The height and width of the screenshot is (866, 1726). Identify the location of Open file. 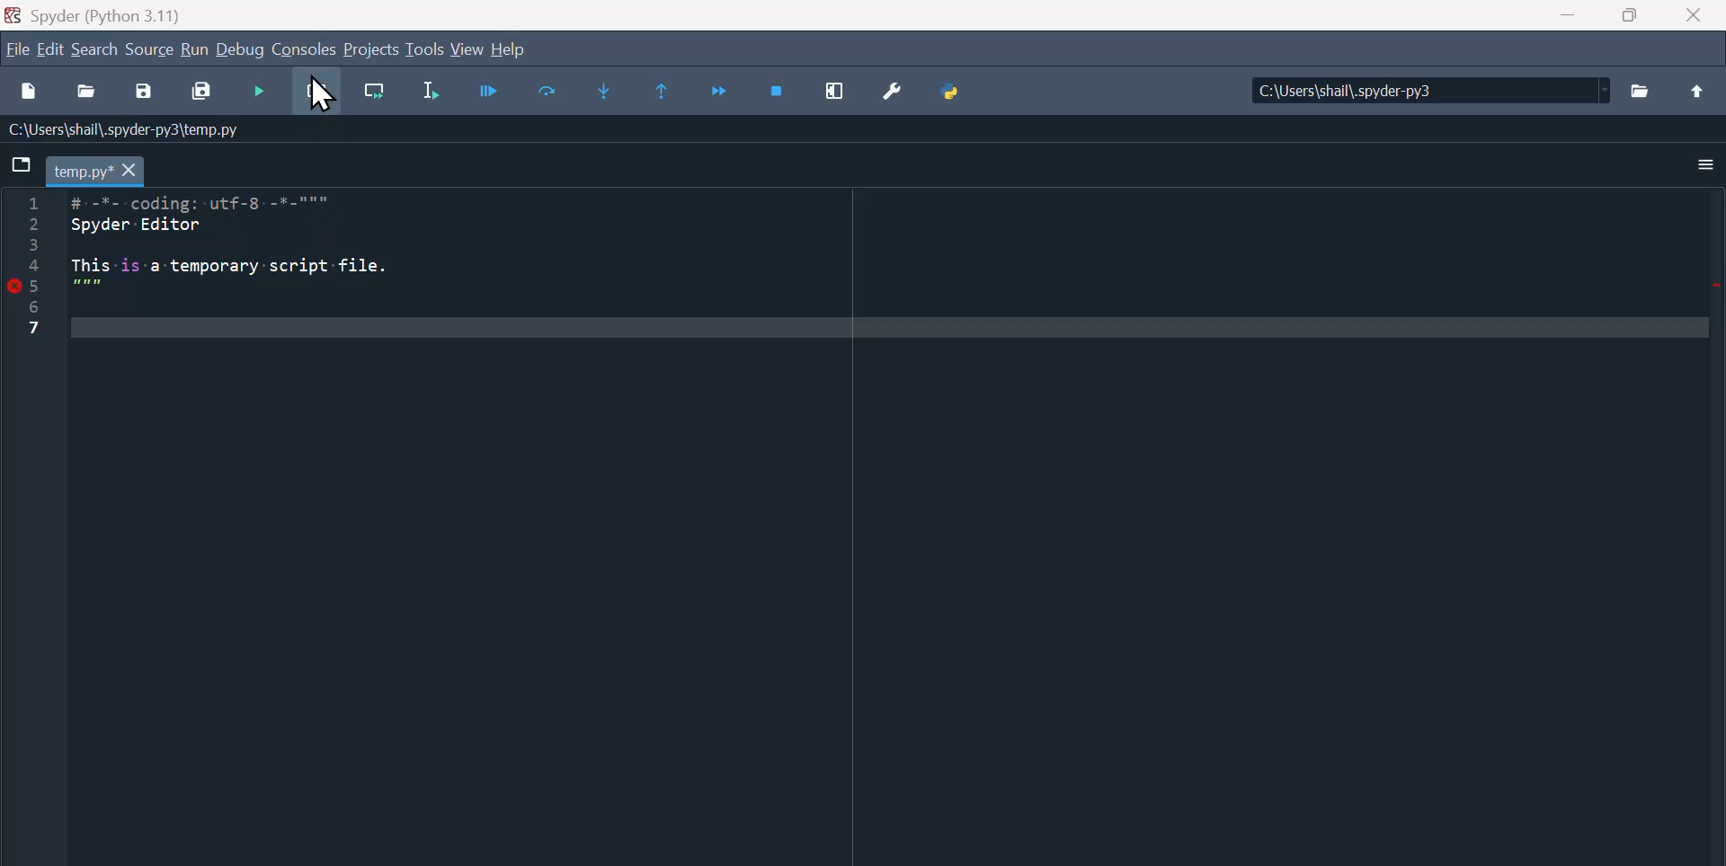
(86, 93).